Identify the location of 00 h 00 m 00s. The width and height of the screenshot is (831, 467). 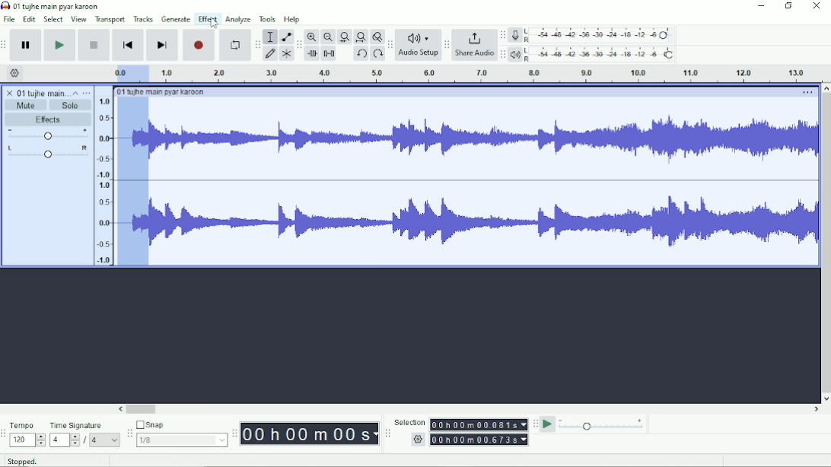
(310, 434).